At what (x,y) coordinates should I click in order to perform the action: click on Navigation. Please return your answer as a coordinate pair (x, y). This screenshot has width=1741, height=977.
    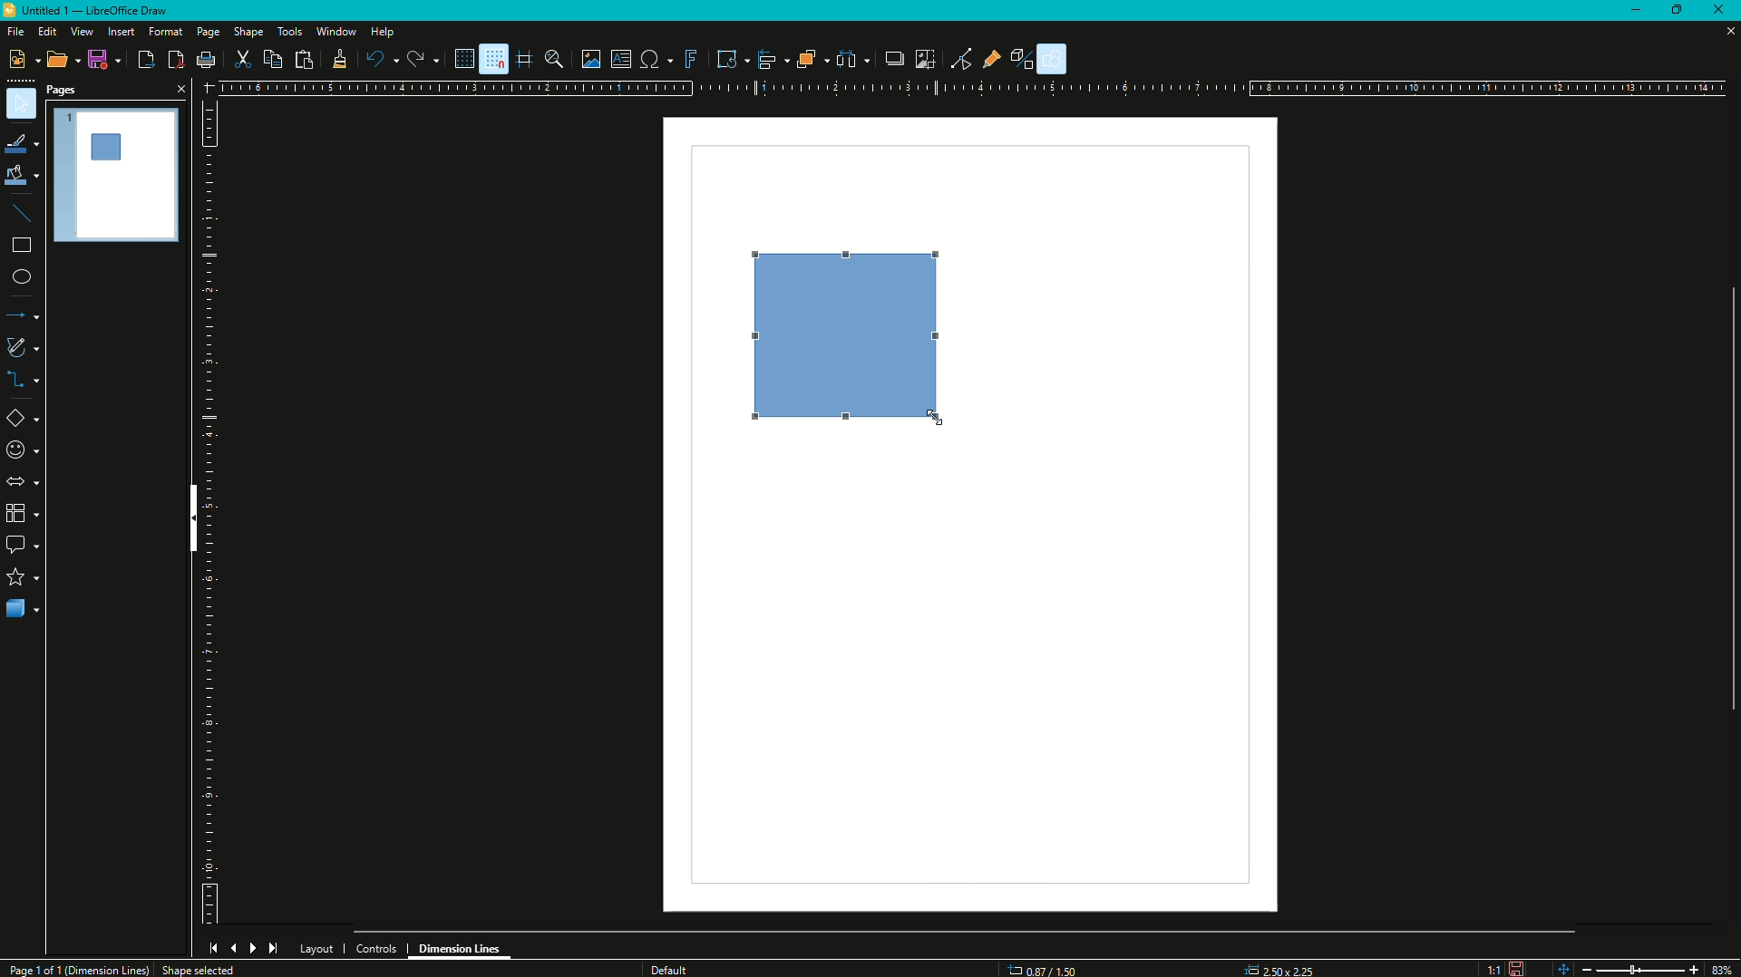
    Looking at the image, I should click on (243, 948).